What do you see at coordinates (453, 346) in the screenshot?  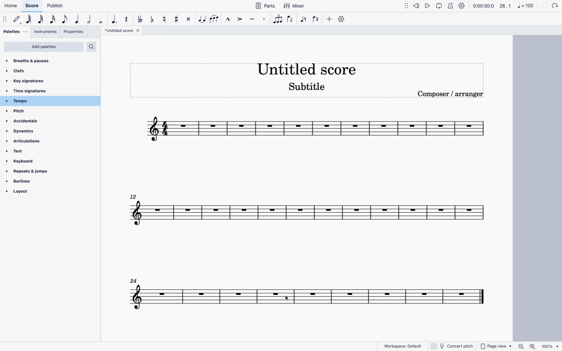 I see `concert pitch` at bounding box center [453, 346].